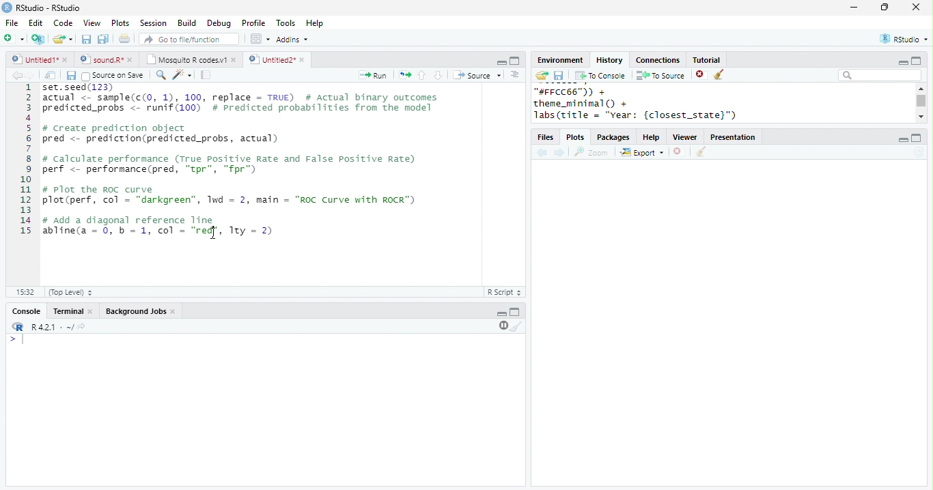  I want to click on forward, so click(560, 154).